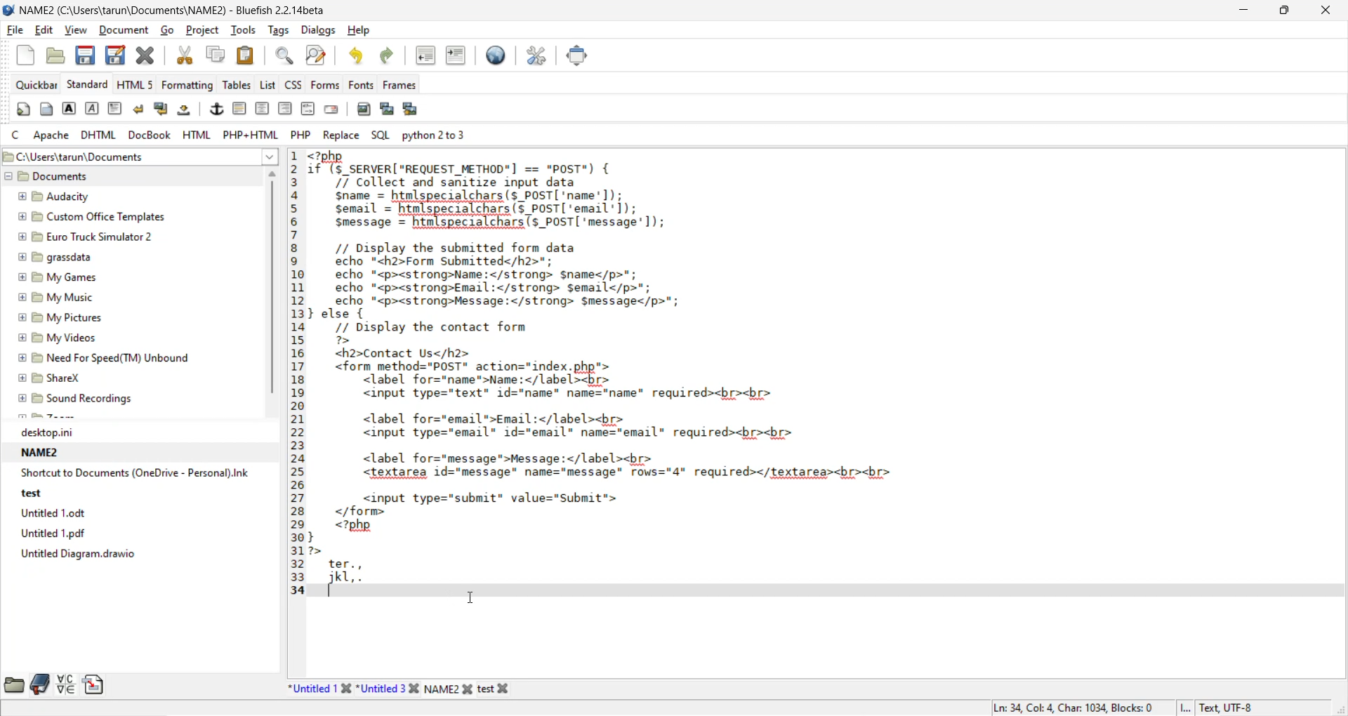 The height and width of the screenshot is (716, 1348). I want to click on indent, so click(454, 56).